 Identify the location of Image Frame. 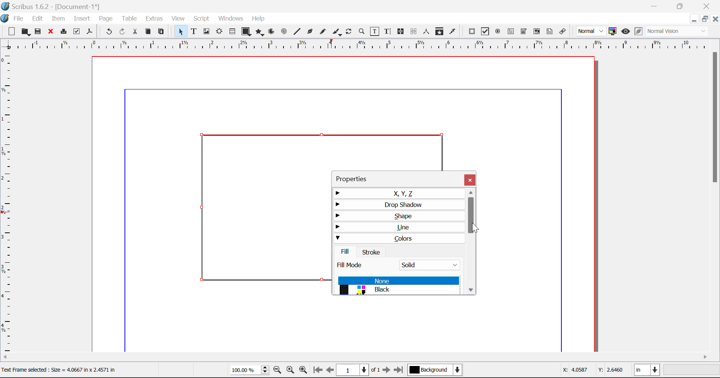
(206, 31).